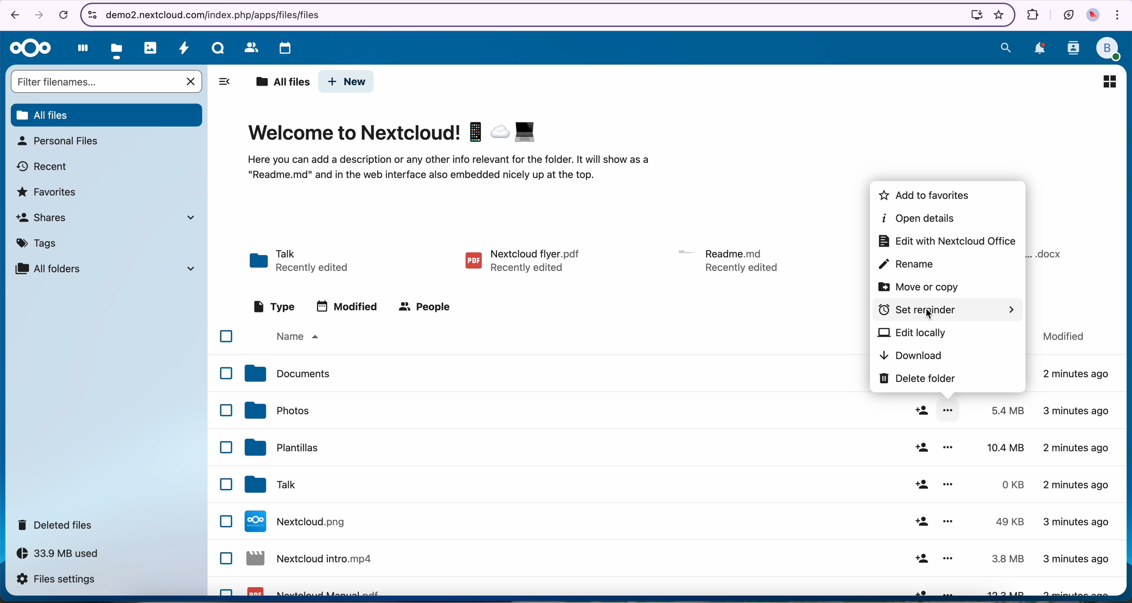  What do you see at coordinates (151, 47) in the screenshot?
I see `photos` at bounding box center [151, 47].